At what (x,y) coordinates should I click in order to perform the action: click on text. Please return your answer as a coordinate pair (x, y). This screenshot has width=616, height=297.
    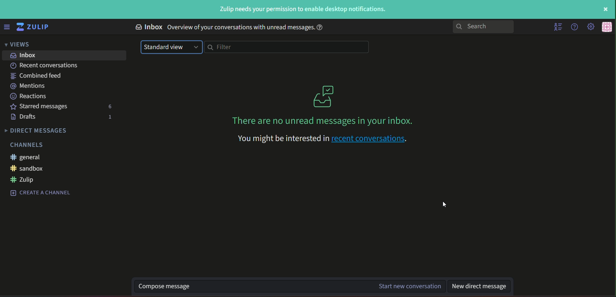
    Looking at the image, I should click on (37, 75).